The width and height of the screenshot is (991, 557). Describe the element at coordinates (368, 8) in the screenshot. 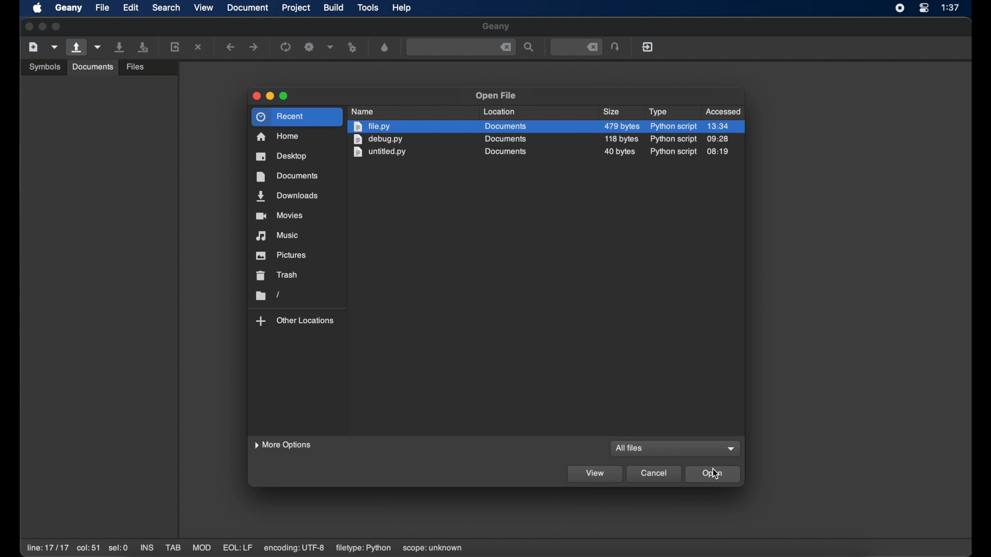

I see `tools` at that location.